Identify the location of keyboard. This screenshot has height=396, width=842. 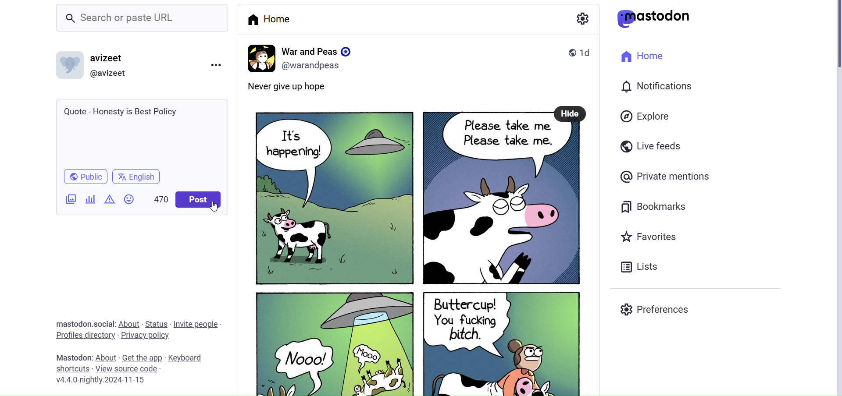
(189, 358).